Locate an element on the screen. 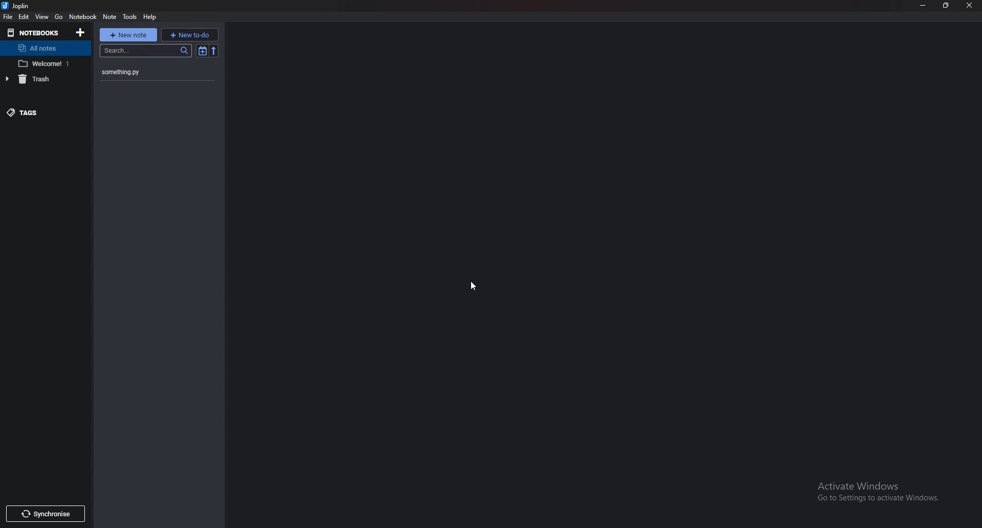 This screenshot has height=528, width=982. close is located at coordinates (969, 6).